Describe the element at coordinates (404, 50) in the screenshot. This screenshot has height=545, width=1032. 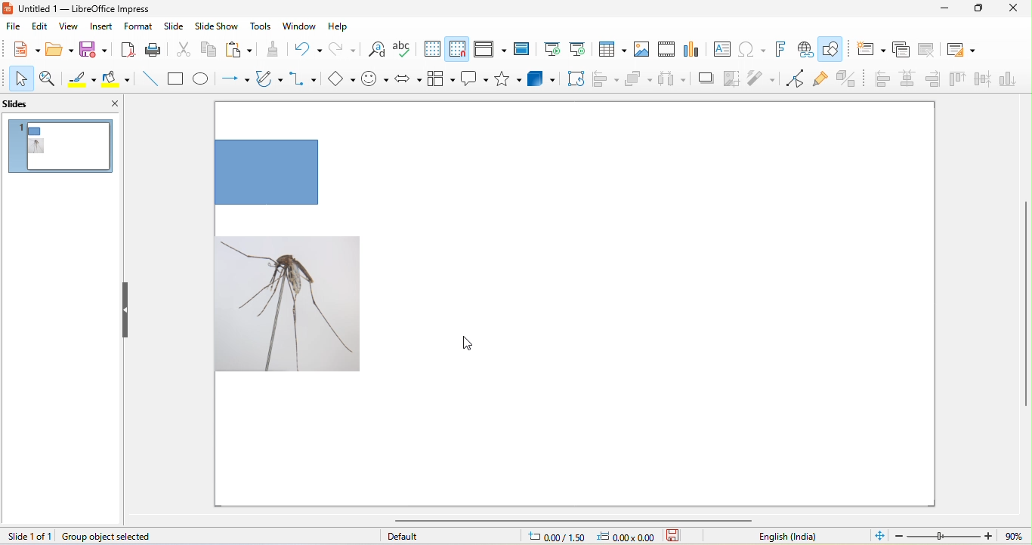
I see `spelling` at that location.